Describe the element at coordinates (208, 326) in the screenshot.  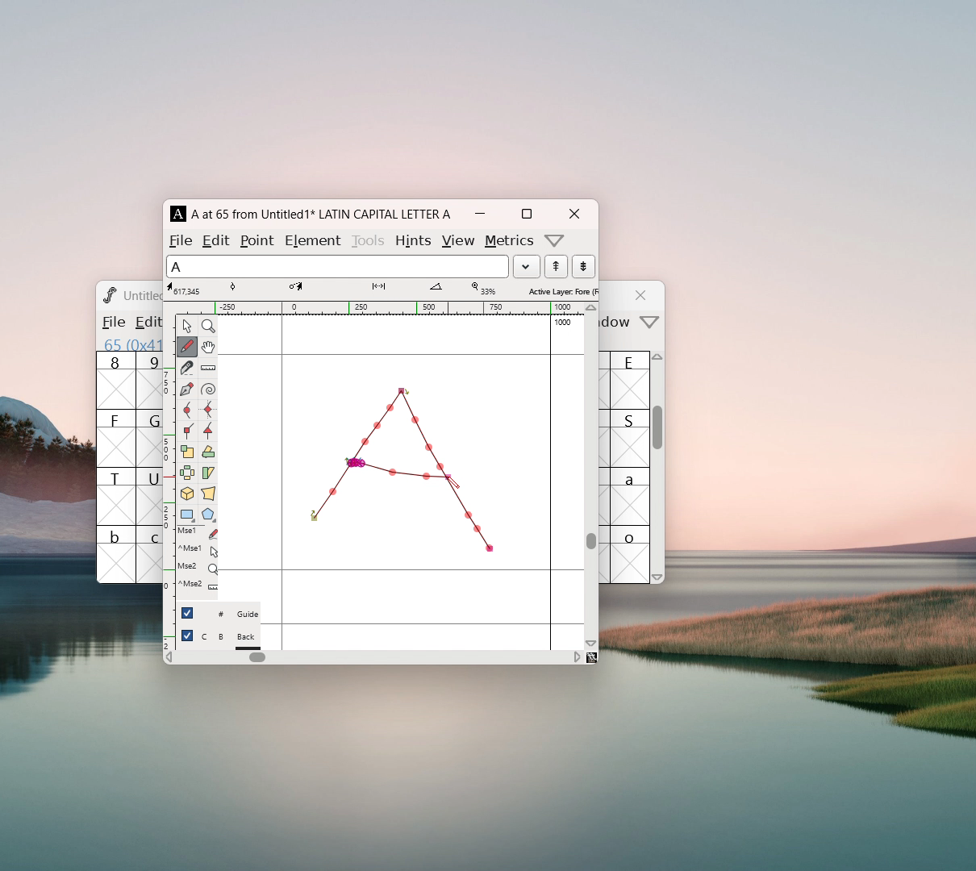
I see `maginify` at that location.